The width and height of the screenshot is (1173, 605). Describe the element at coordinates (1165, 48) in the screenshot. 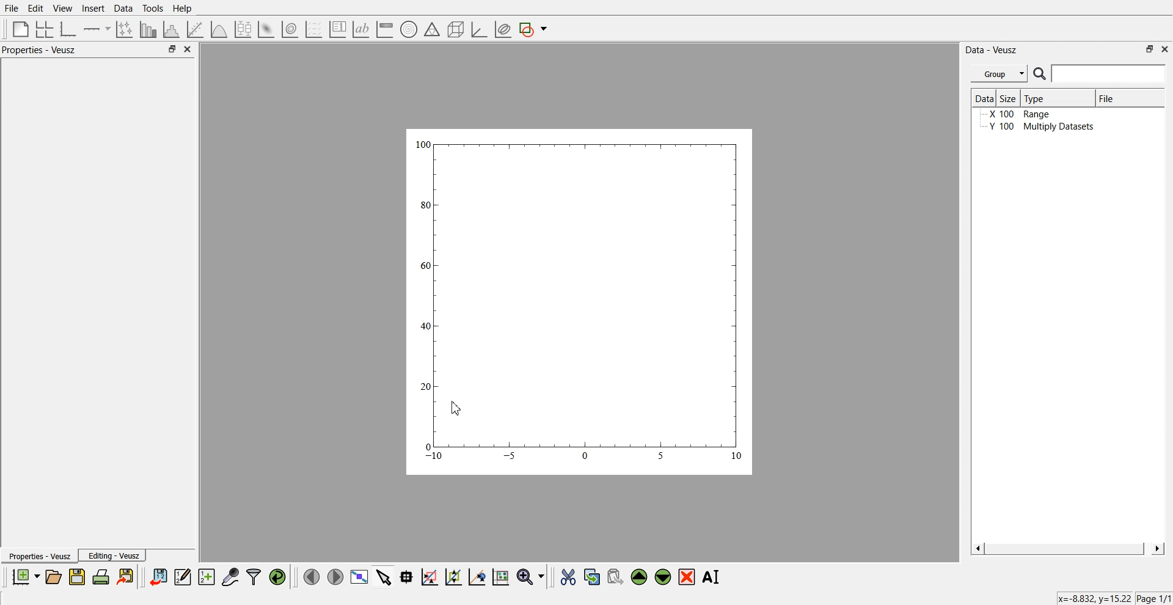

I see `close` at that location.